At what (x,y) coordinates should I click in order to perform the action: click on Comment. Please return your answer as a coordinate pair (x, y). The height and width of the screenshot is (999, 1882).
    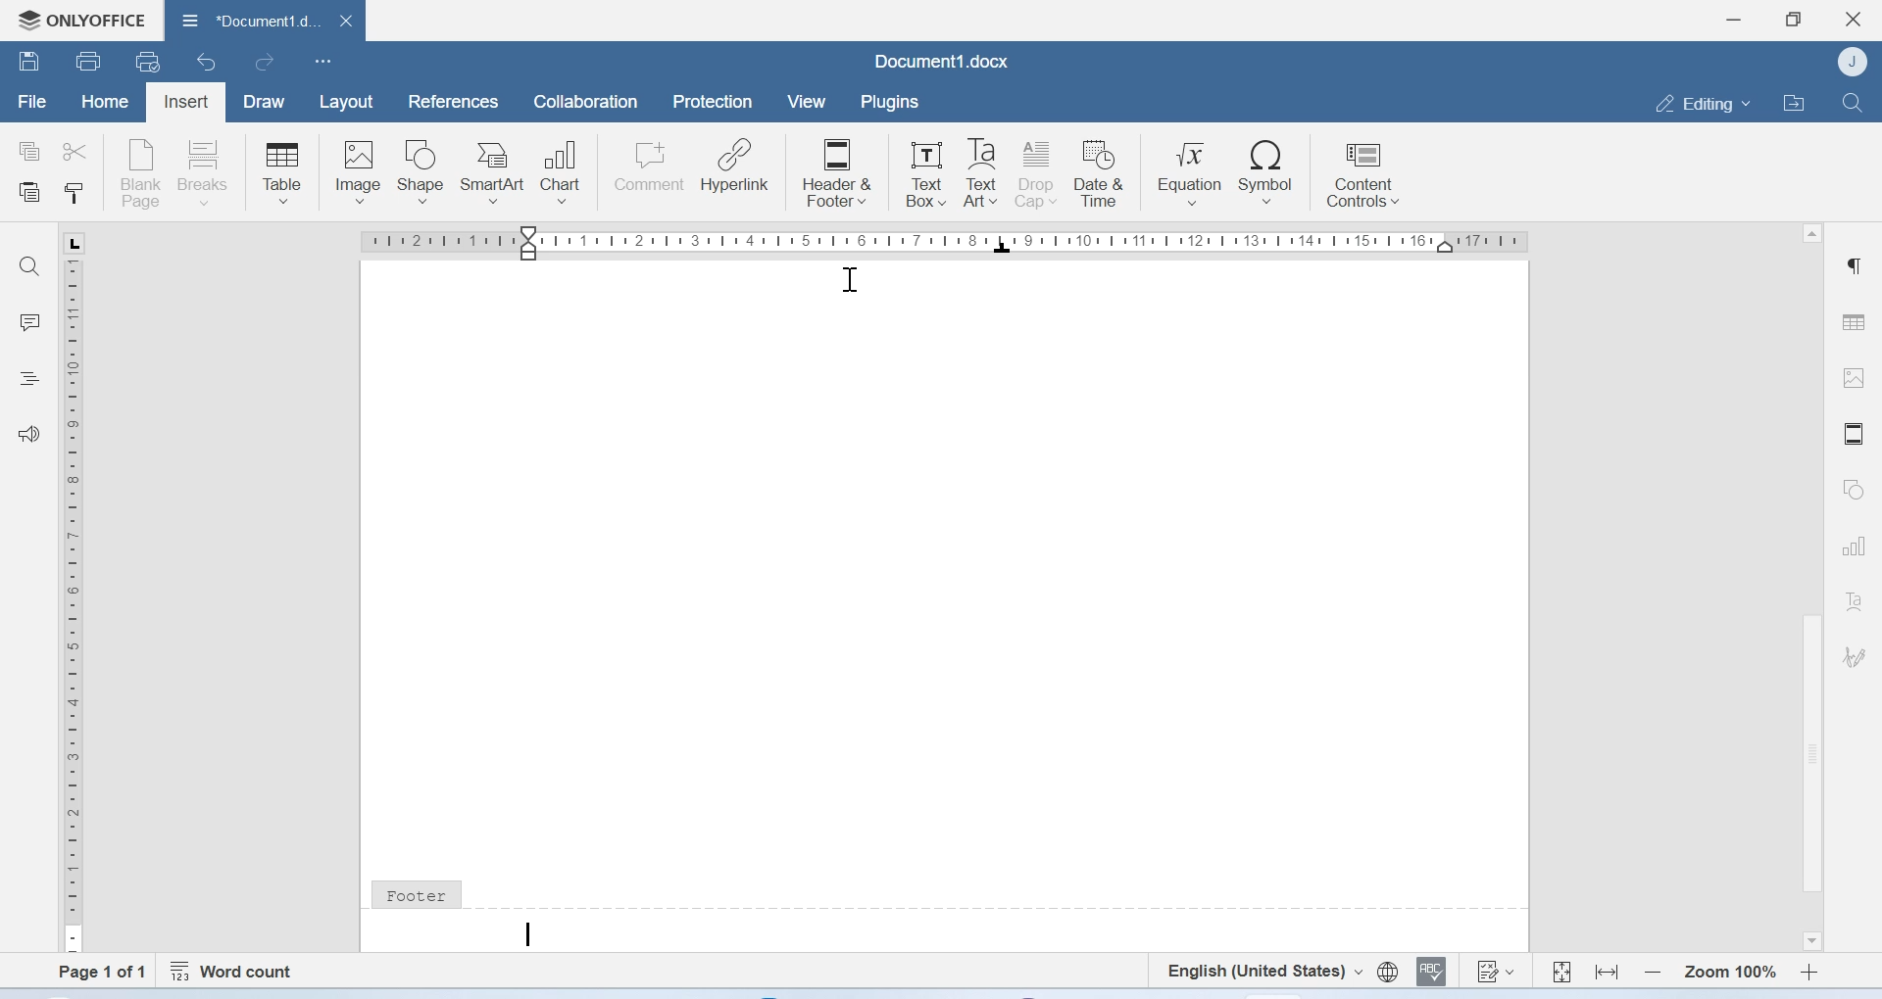
    Looking at the image, I should click on (650, 168).